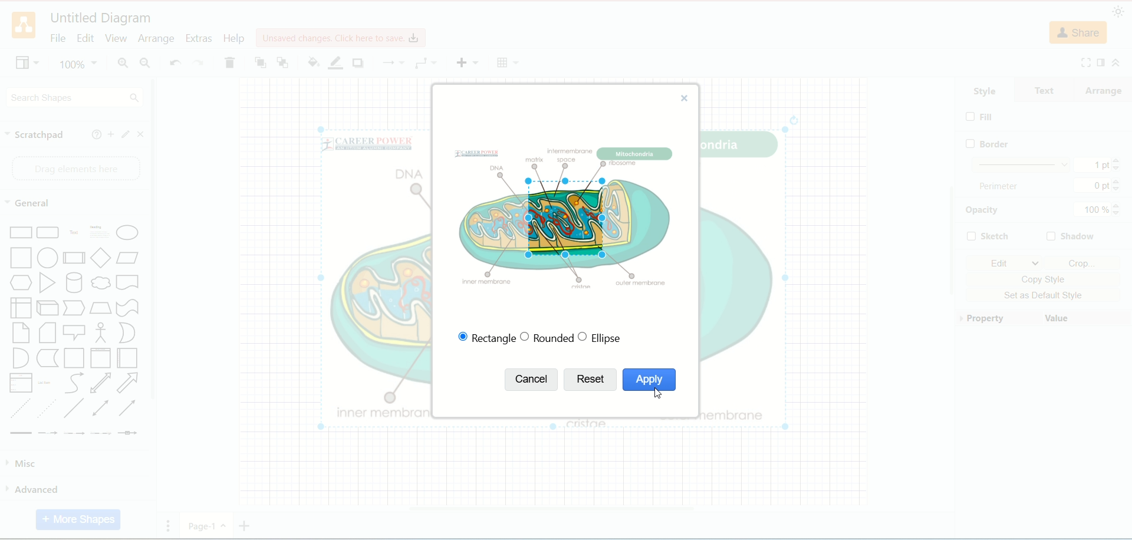 The image size is (1132, 540). Describe the element at coordinates (36, 136) in the screenshot. I see `scratchpad` at that location.